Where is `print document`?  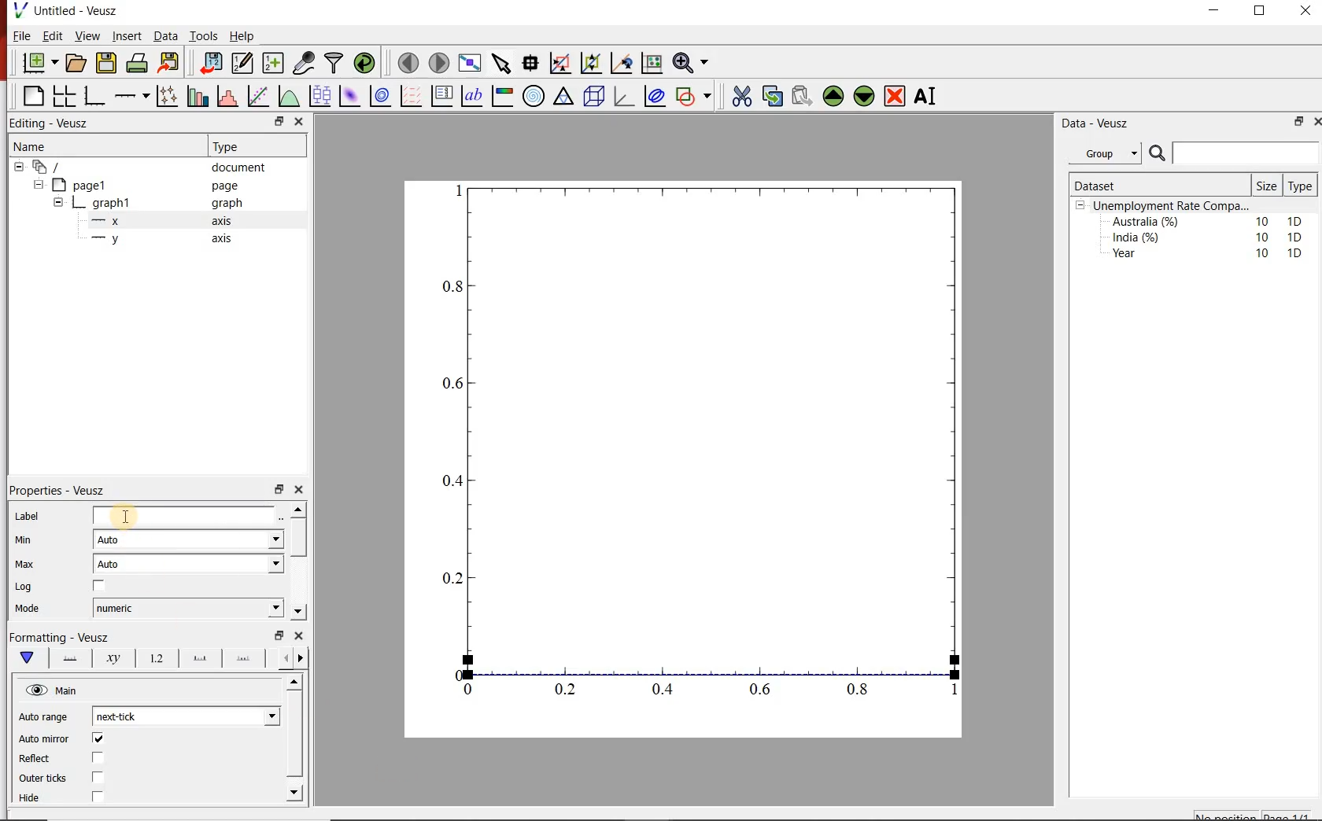 print document is located at coordinates (137, 61).